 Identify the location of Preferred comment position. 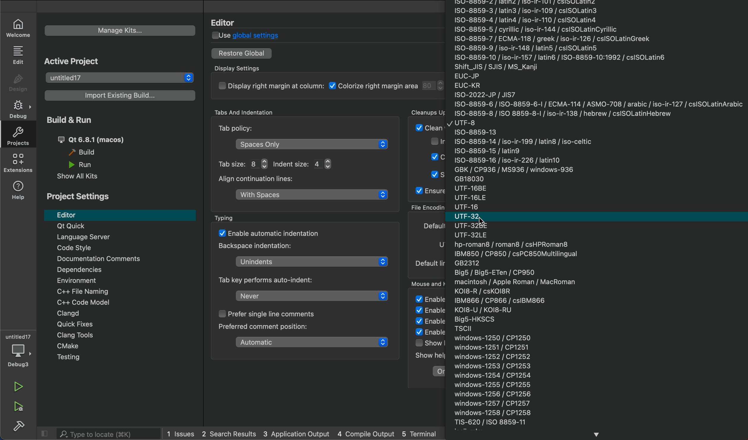
(275, 328).